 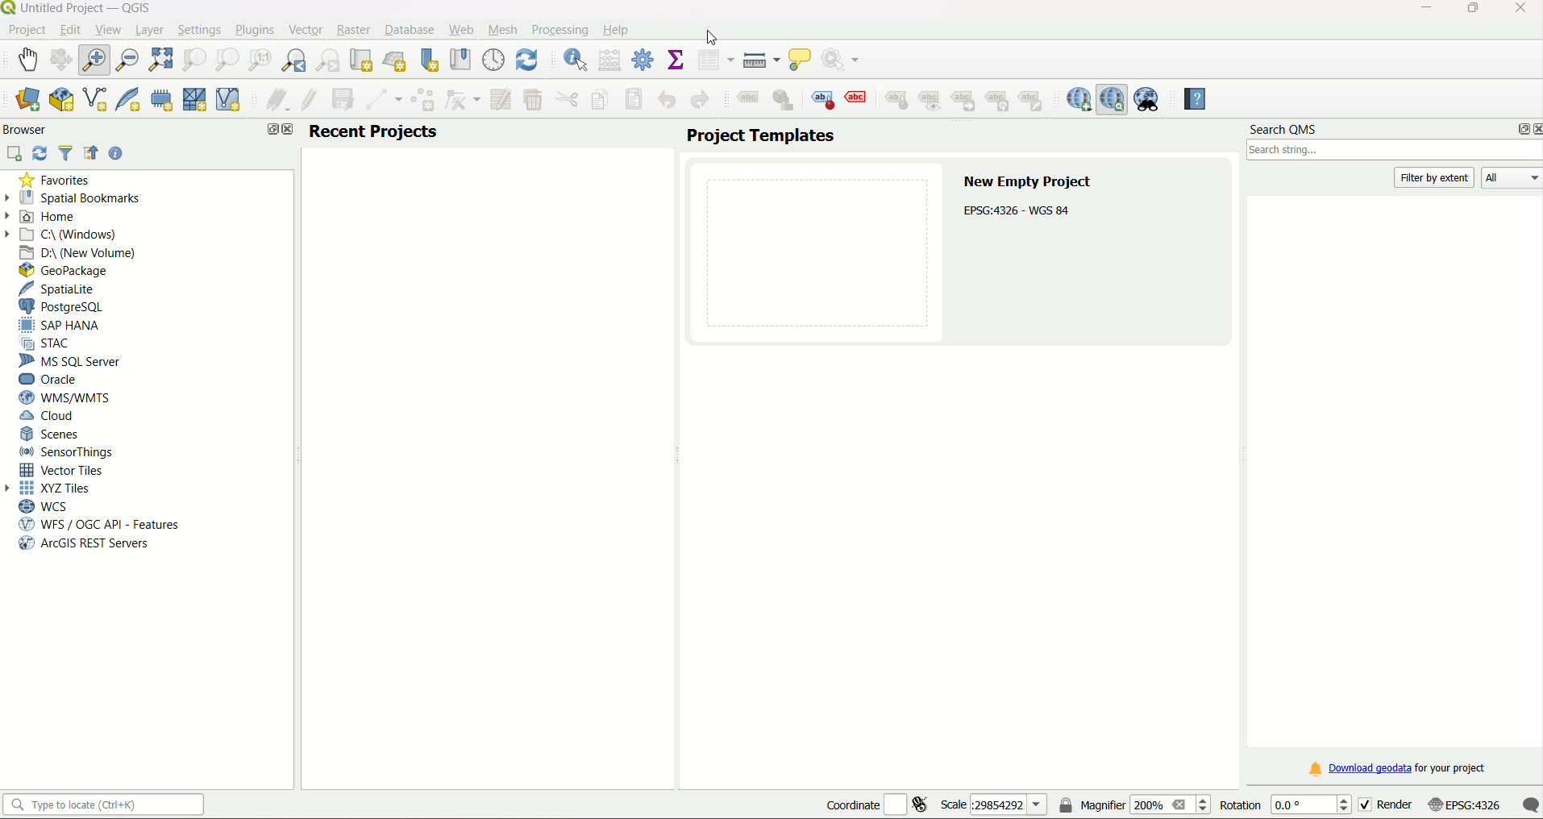 I want to click on cordinates, so click(x=877, y=805).